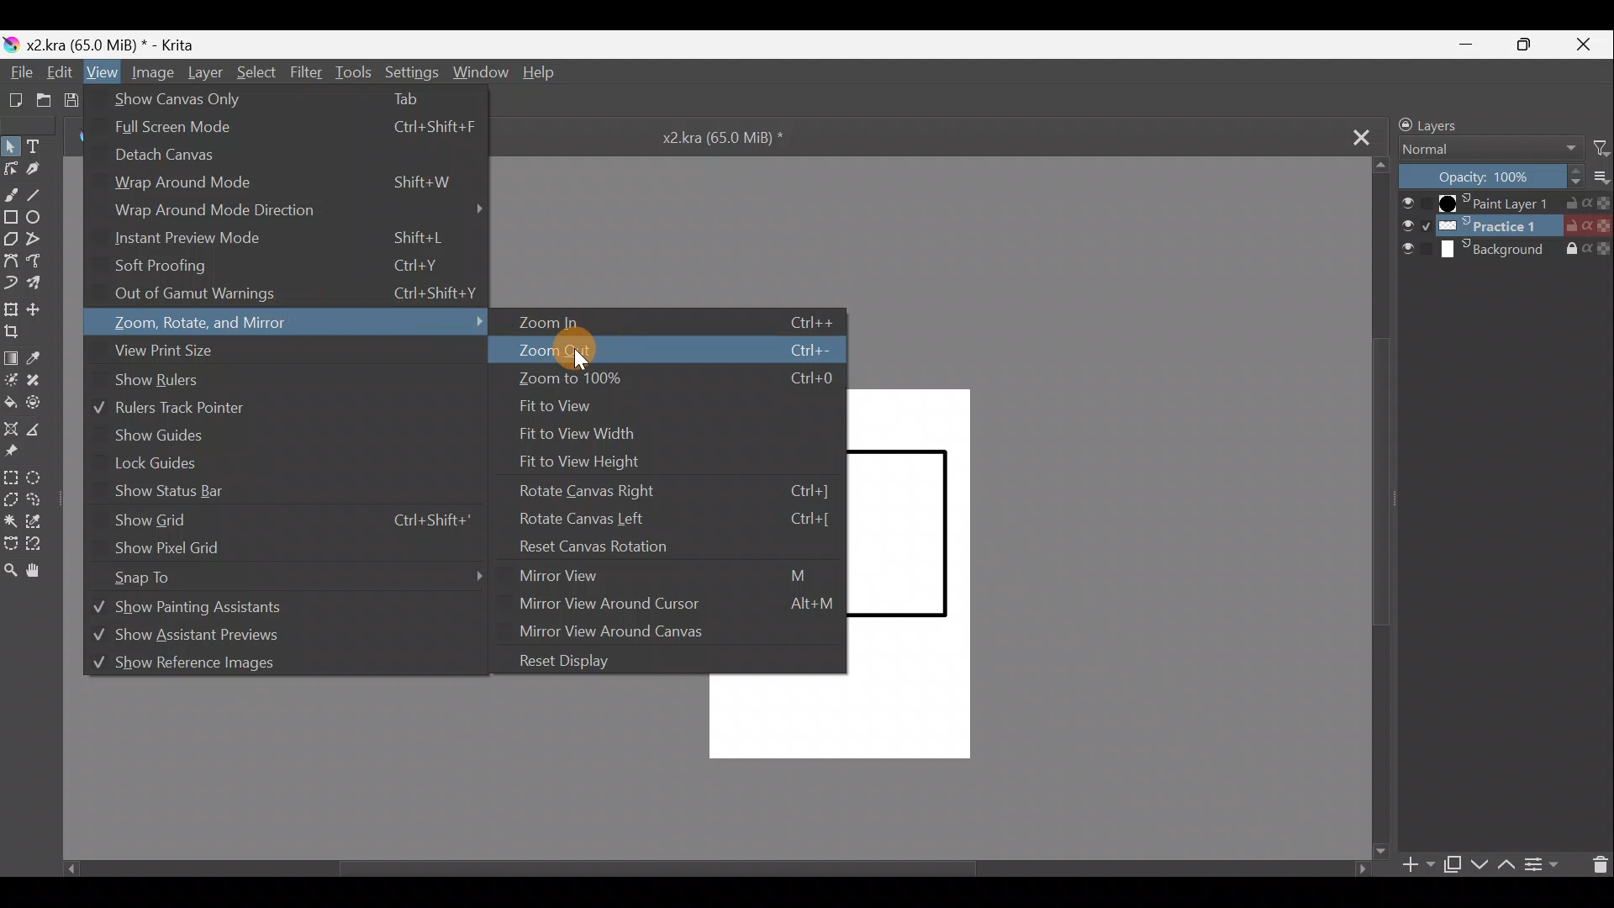 Image resolution: width=1614 pixels, height=908 pixels. I want to click on Edit shapes tool, so click(12, 168).